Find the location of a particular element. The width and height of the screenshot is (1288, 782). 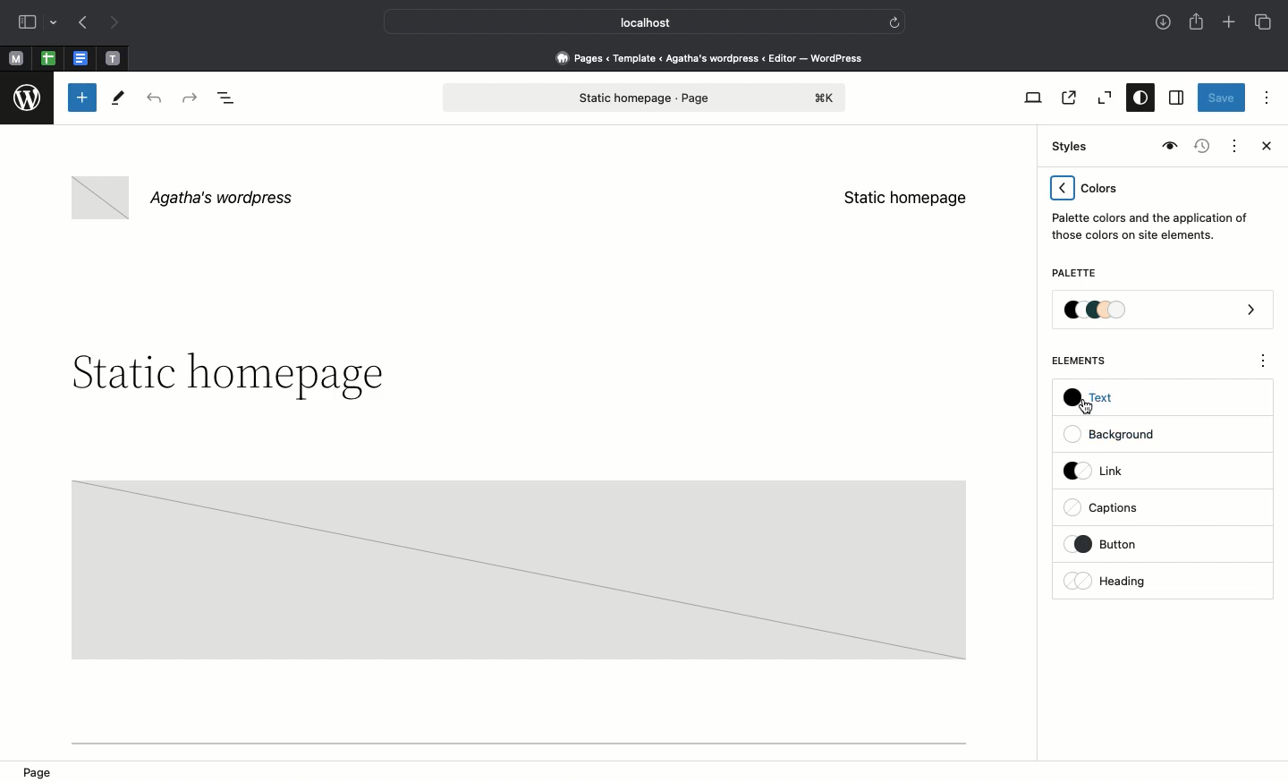

Redo is located at coordinates (192, 98).